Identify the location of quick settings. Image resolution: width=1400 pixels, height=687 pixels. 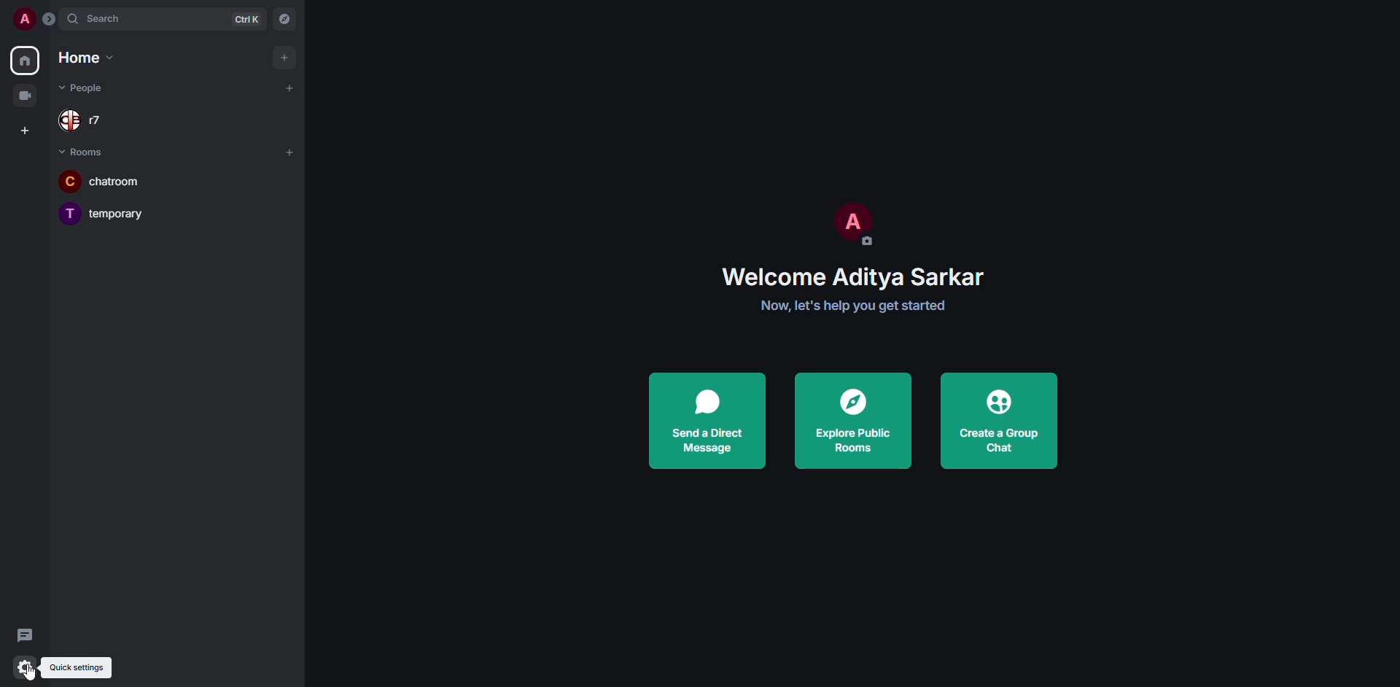
(28, 668).